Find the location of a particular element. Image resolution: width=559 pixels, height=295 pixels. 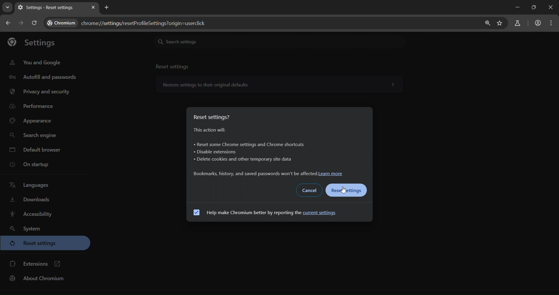

go forward one page is located at coordinates (20, 23).